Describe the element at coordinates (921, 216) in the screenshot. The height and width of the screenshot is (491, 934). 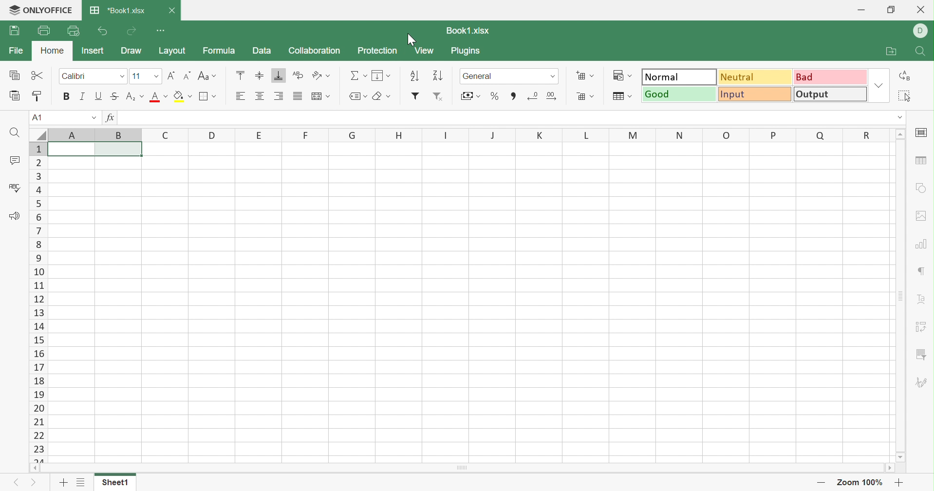
I see `Image settings` at that location.